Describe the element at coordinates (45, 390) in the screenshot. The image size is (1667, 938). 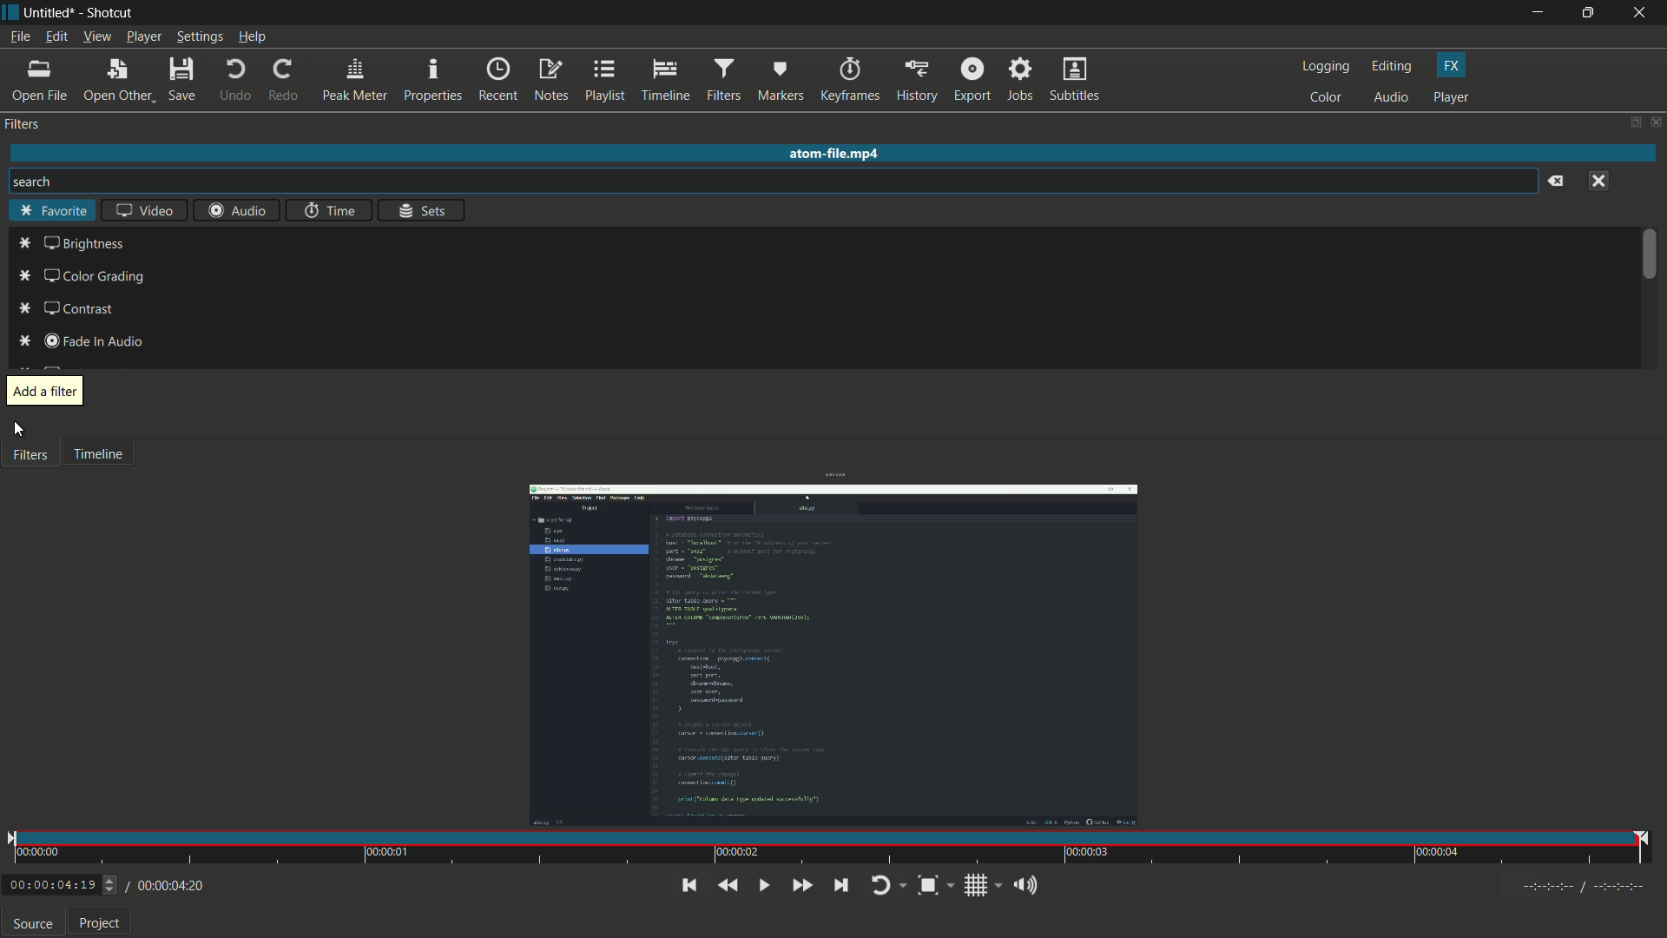
I see `add a filter pop up` at that location.